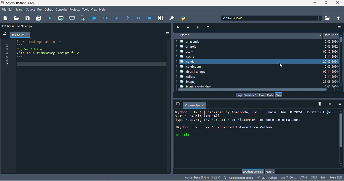 The width and height of the screenshot is (344, 181). Describe the element at coordinates (209, 27) in the screenshot. I see `filter` at that location.